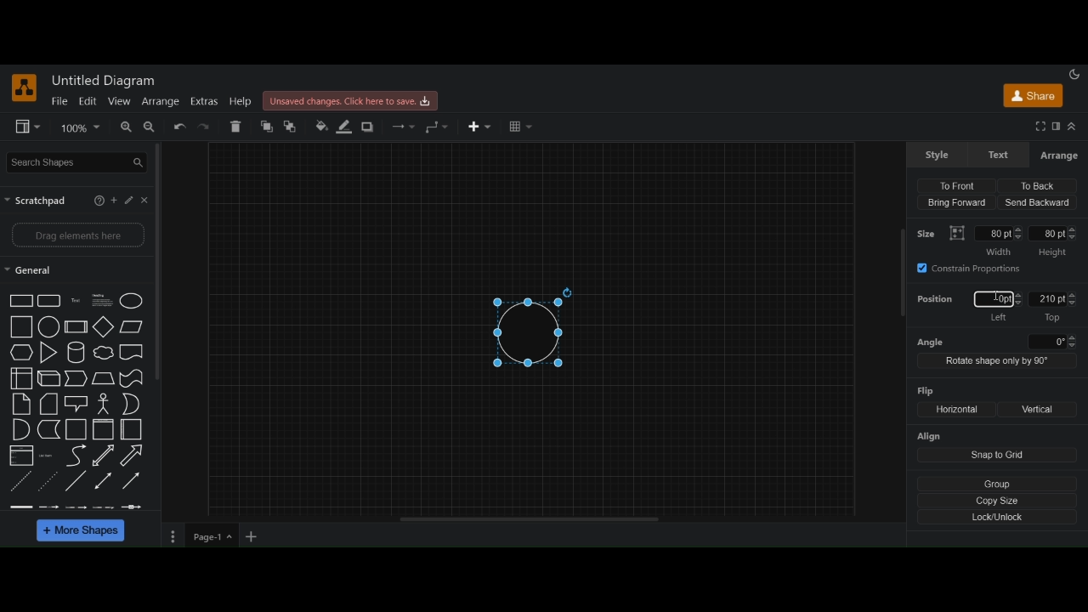  What do you see at coordinates (482, 127) in the screenshot?
I see `insert` at bounding box center [482, 127].